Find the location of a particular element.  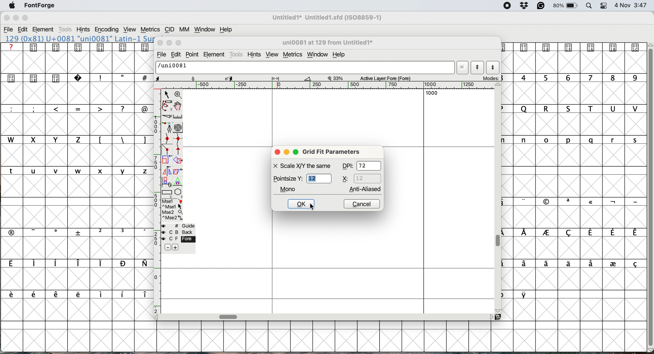

add a curve pint is located at coordinates (167, 139).